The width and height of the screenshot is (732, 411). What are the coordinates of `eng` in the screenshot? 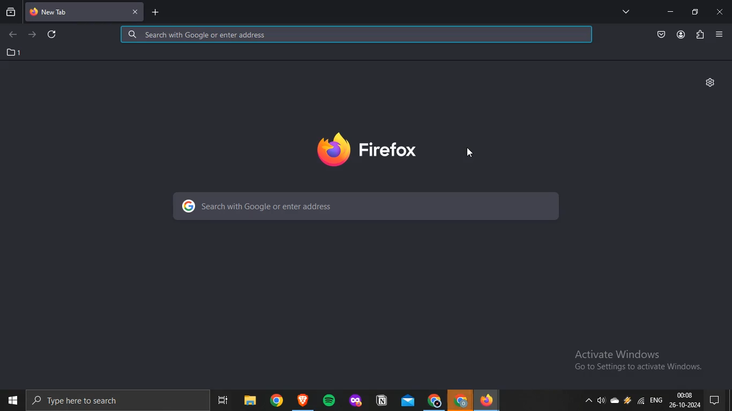 It's located at (658, 403).